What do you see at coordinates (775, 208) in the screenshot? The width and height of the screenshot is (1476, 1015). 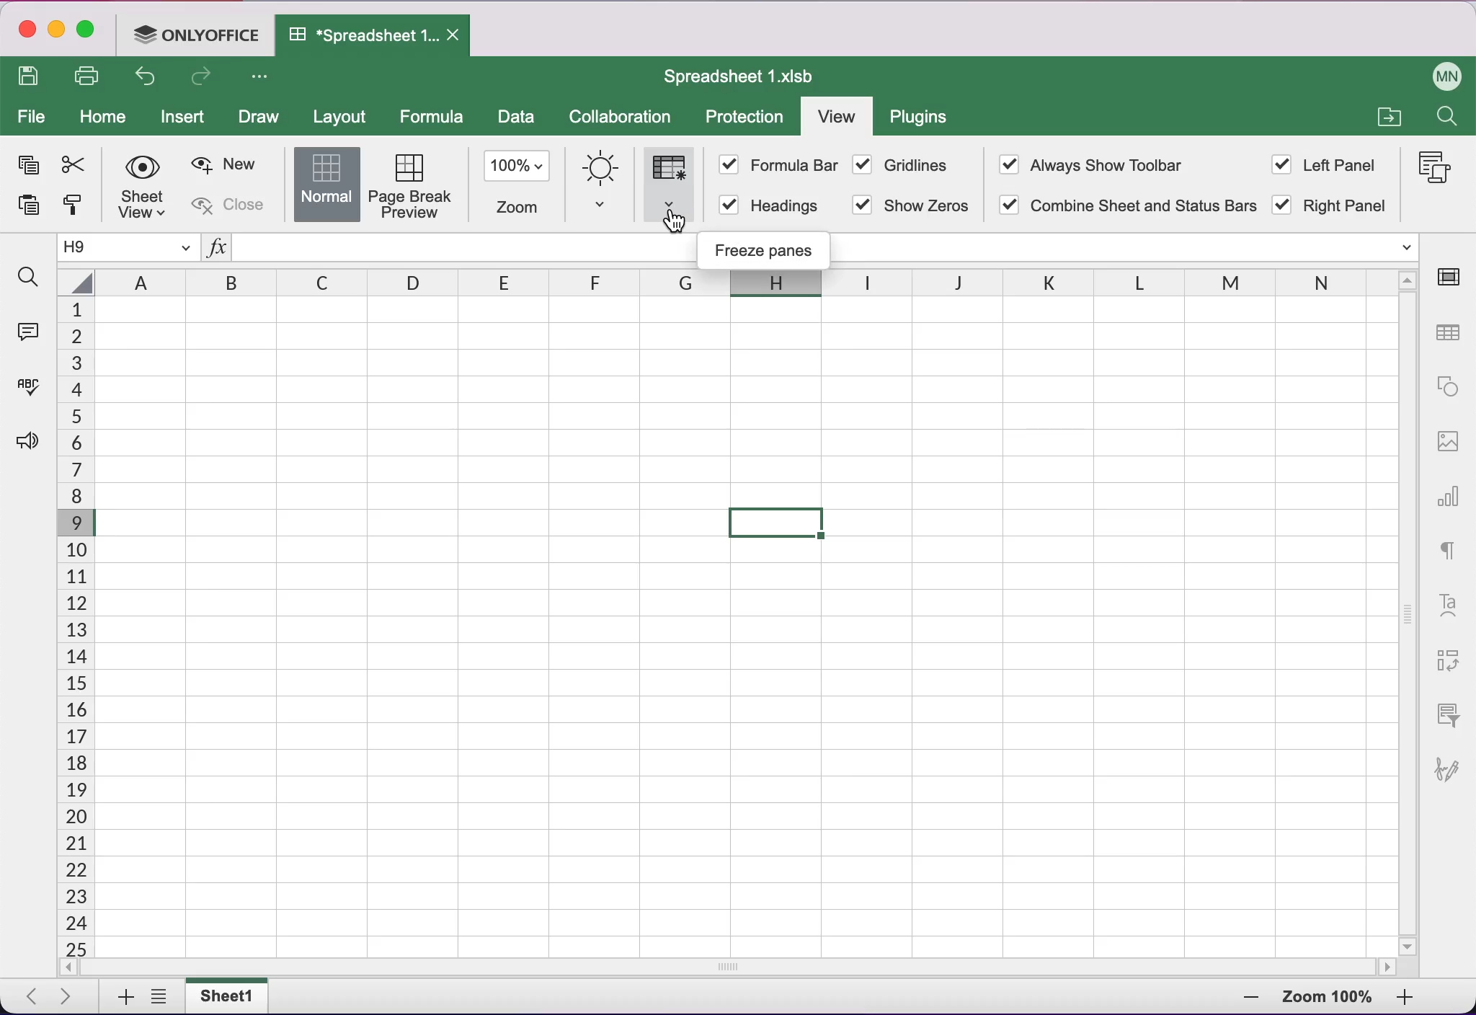 I see `headings` at bounding box center [775, 208].